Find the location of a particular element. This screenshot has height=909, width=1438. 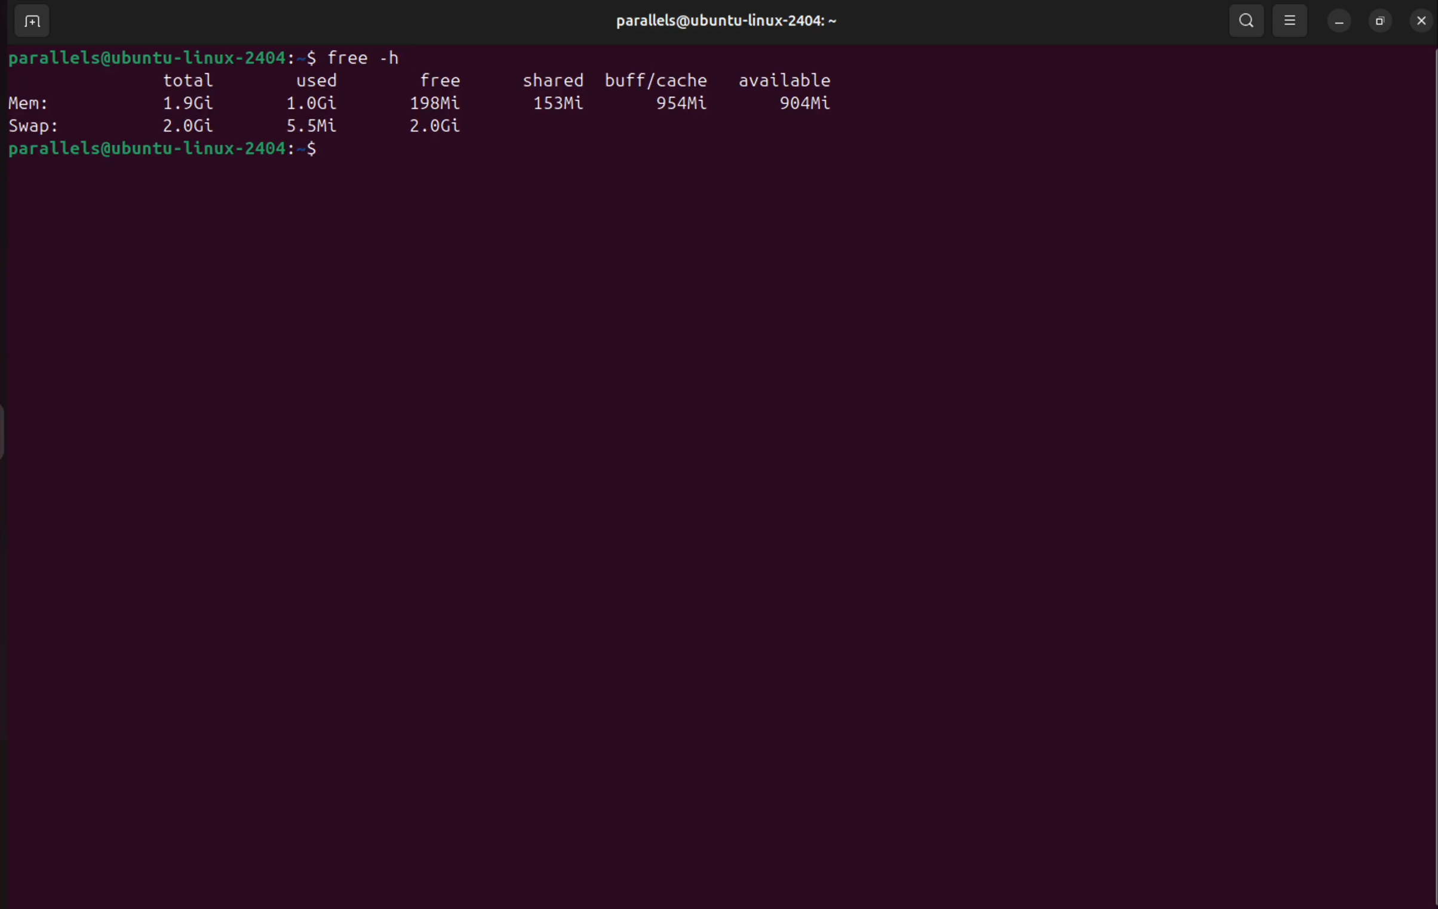

parallels@ubuntu-linux-2404: ~ is located at coordinates (731, 21).